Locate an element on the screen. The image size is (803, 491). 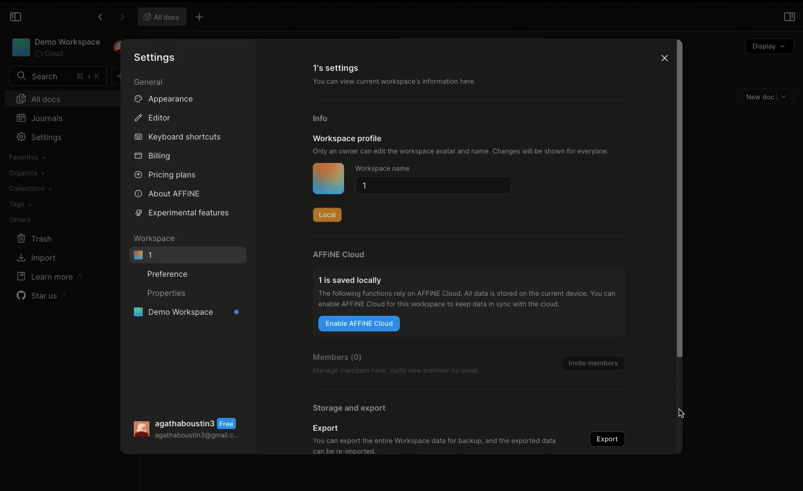
General is located at coordinates (149, 83).